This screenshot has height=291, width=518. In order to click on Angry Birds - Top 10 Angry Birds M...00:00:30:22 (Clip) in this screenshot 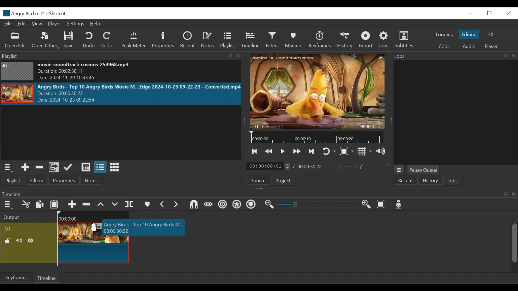, I will do `click(123, 245)`.